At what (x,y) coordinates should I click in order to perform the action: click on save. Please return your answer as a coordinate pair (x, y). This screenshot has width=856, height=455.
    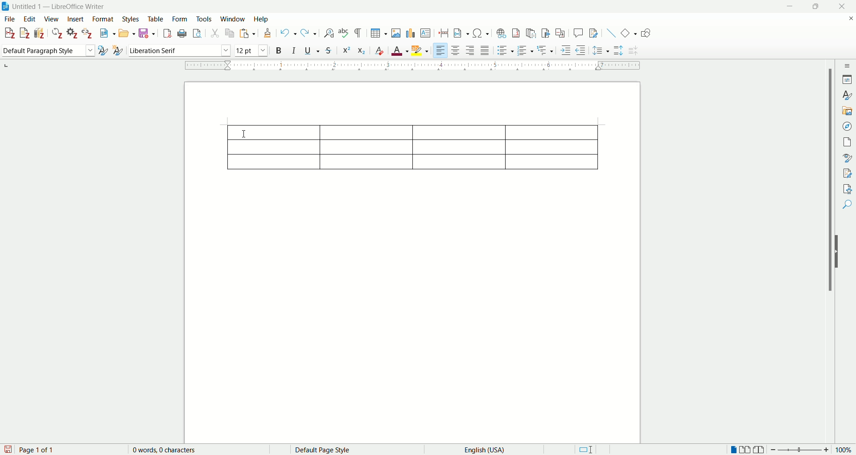
    Looking at the image, I should click on (7, 449).